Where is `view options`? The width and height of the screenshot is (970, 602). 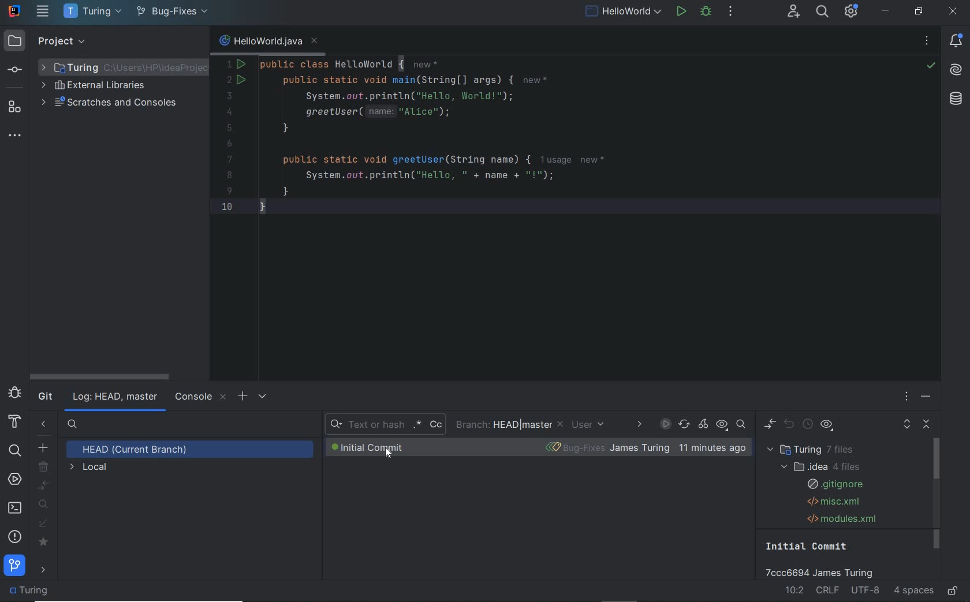
view options is located at coordinates (827, 427).